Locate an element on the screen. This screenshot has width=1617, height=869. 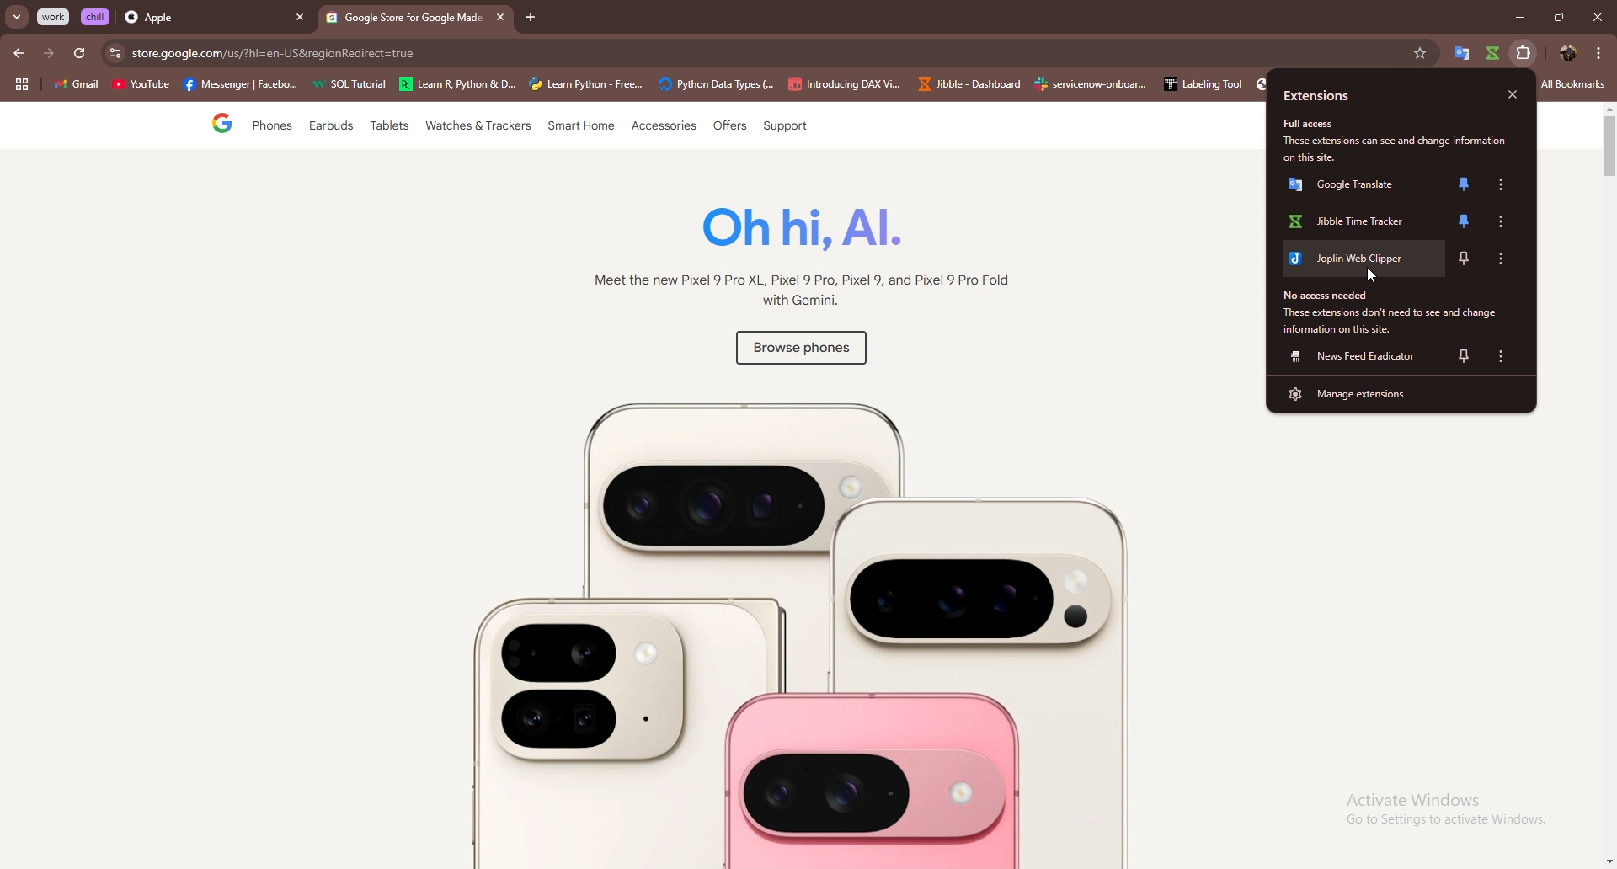
close is located at coordinates (1513, 95).